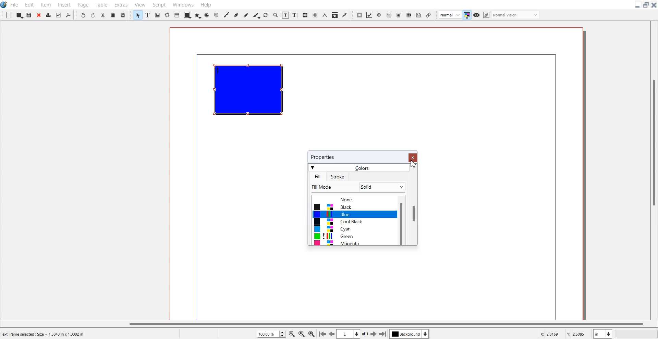 The height and width of the screenshot is (339, 658). What do you see at coordinates (512, 14) in the screenshot?
I see `Edit in preview mode` at bounding box center [512, 14].